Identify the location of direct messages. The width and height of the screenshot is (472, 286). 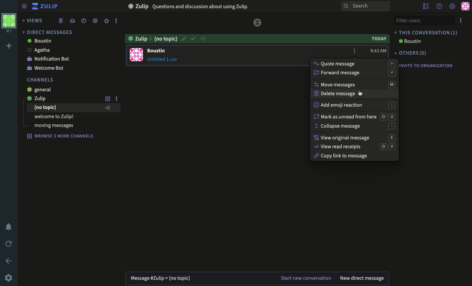
(47, 32).